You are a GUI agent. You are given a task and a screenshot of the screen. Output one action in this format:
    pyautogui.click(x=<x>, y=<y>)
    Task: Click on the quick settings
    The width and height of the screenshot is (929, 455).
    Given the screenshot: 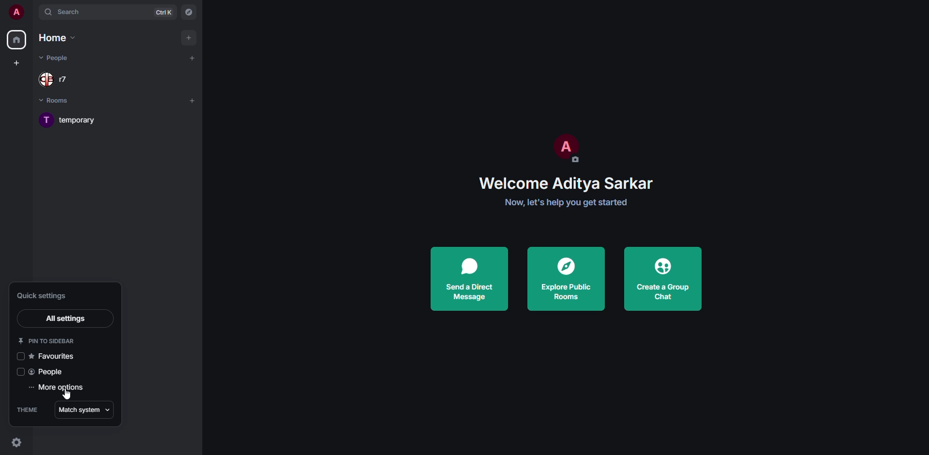 What is the action you would take?
    pyautogui.click(x=43, y=295)
    